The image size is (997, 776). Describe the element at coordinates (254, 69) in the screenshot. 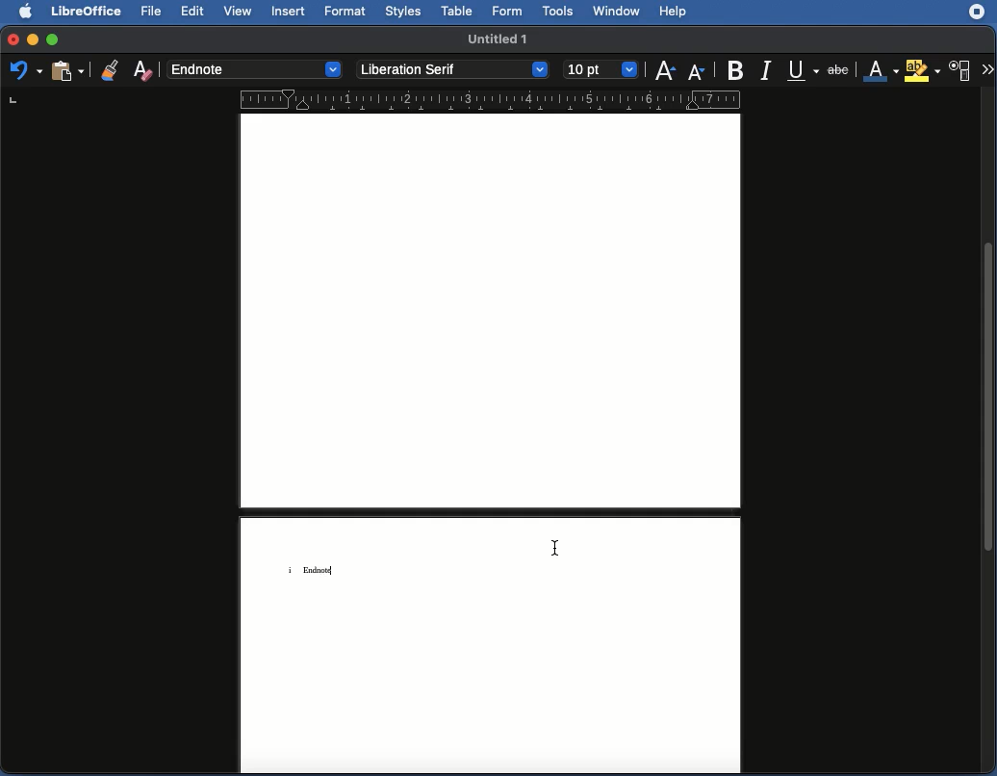

I see `Paragraph style` at that location.